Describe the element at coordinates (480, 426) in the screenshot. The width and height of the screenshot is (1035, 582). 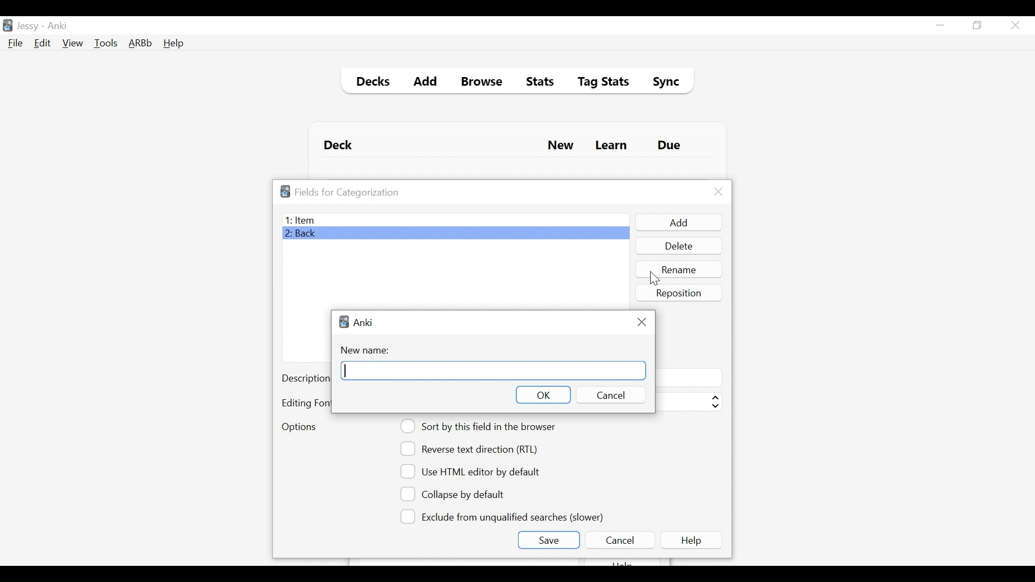
I see `(un)select Sort by this field in the browser` at that location.